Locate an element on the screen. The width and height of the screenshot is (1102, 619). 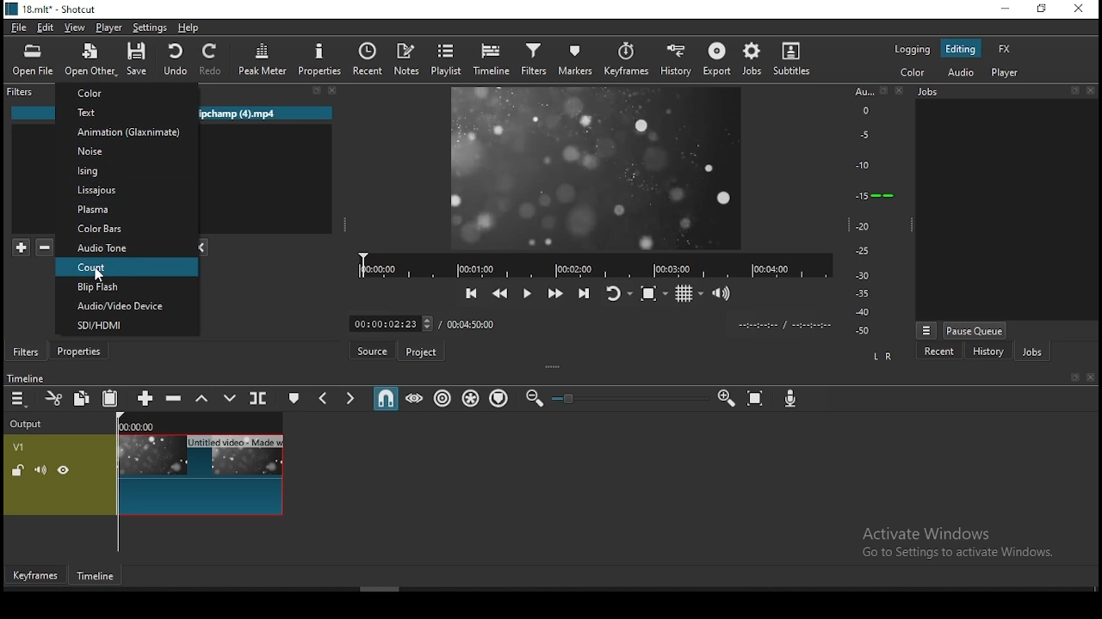
show video volume control is located at coordinates (724, 294).